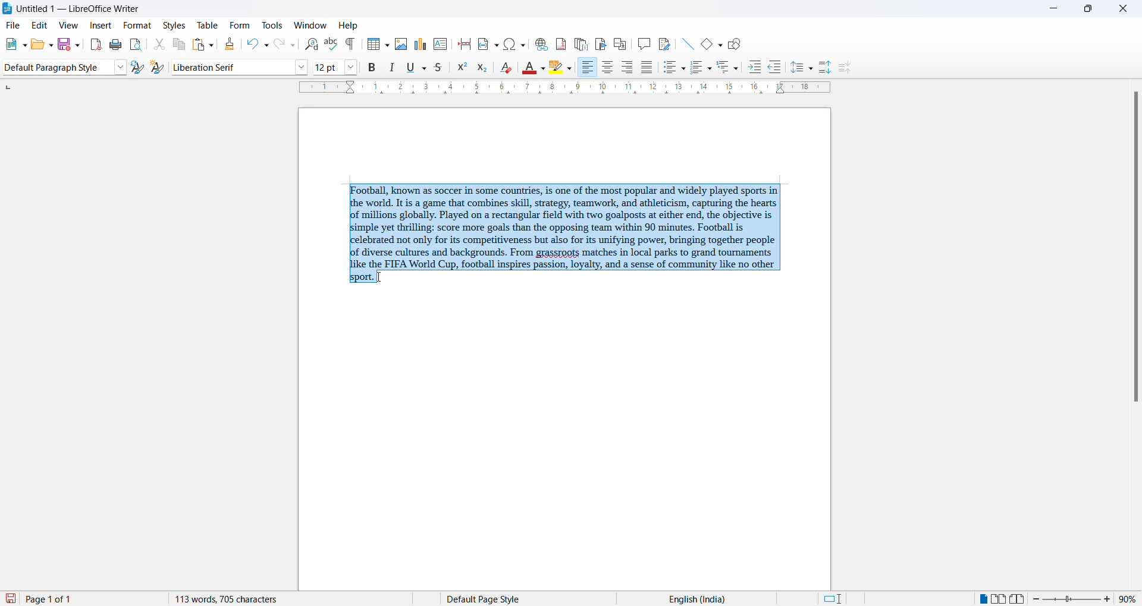 The width and height of the screenshot is (1142, 606). I want to click on minimize, so click(1048, 9).